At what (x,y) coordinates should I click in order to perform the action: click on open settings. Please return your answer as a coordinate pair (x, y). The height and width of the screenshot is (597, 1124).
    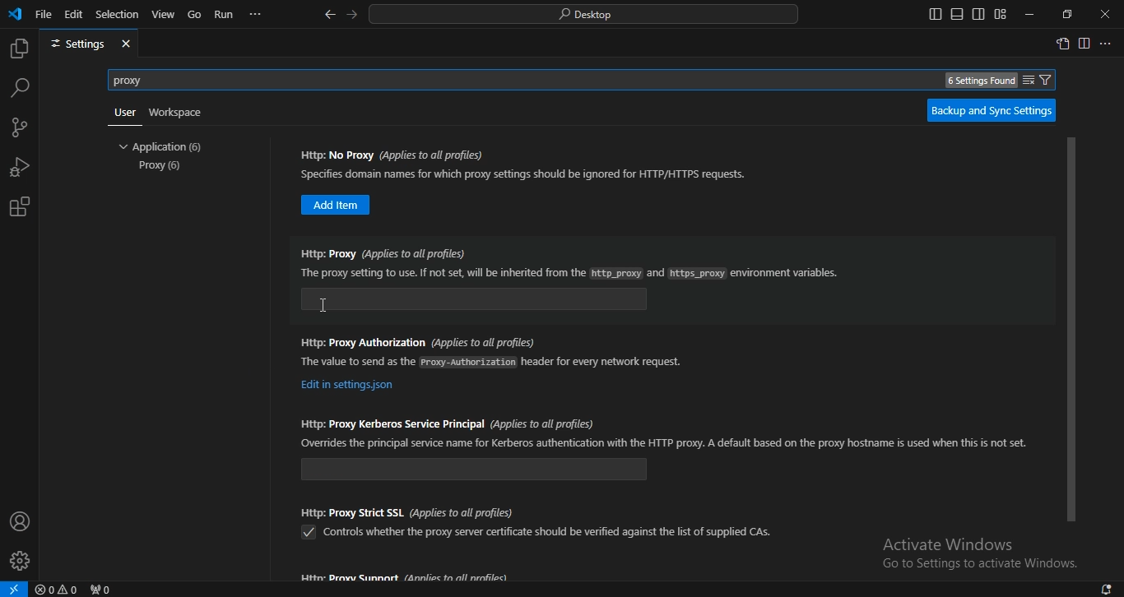
    Looking at the image, I should click on (1064, 45).